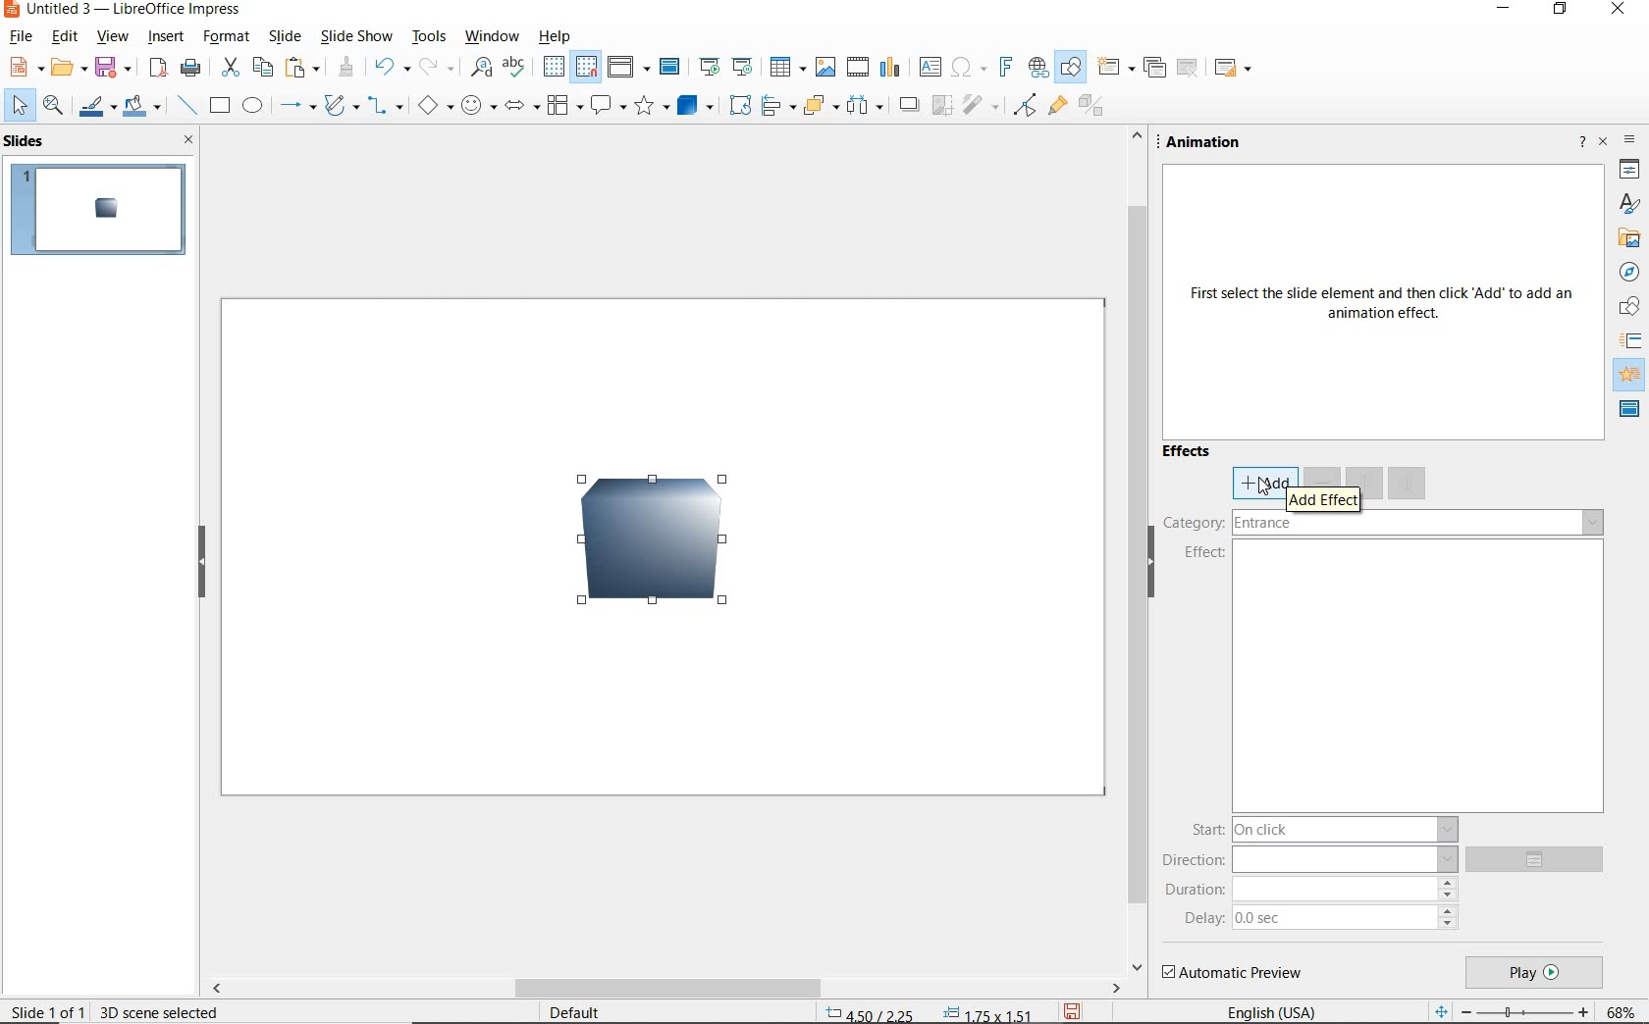 This screenshot has width=1649, height=1024. What do you see at coordinates (672, 68) in the screenshot?
I see `master slide` at bounding box center [672, 68].